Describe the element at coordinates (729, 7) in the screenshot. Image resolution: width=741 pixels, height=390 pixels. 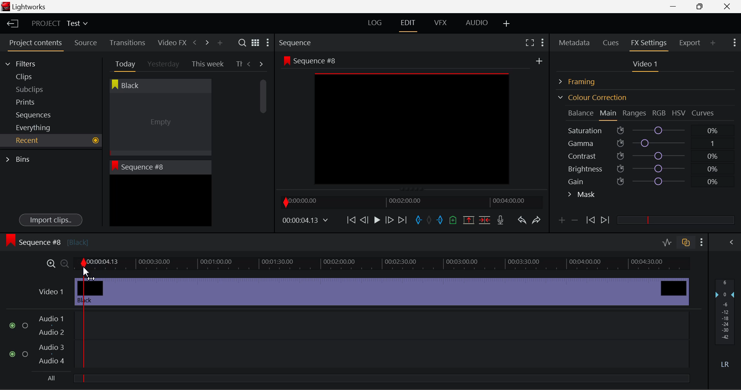
I see `Close` at that location.